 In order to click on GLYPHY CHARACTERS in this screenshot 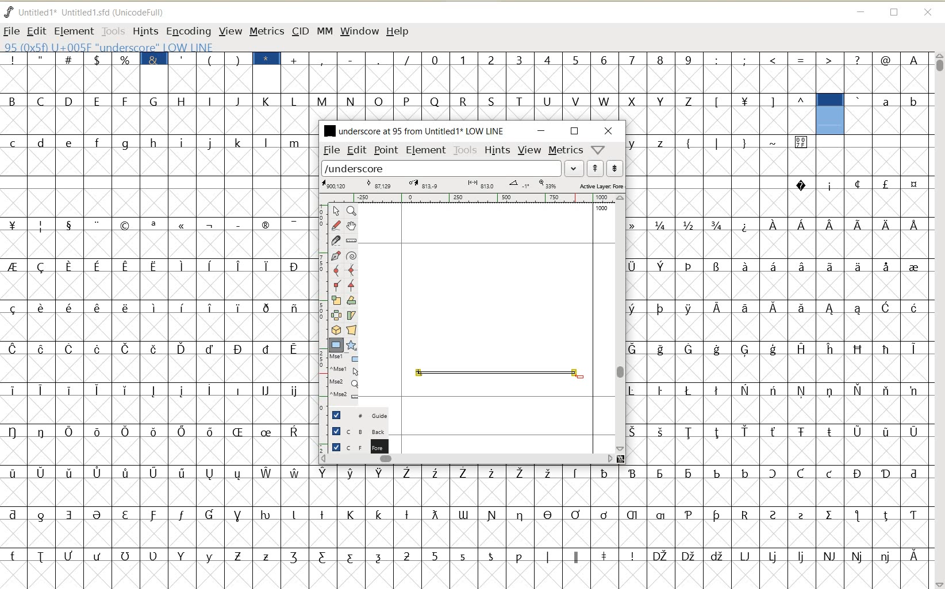, I will do `click(873, 355)`.